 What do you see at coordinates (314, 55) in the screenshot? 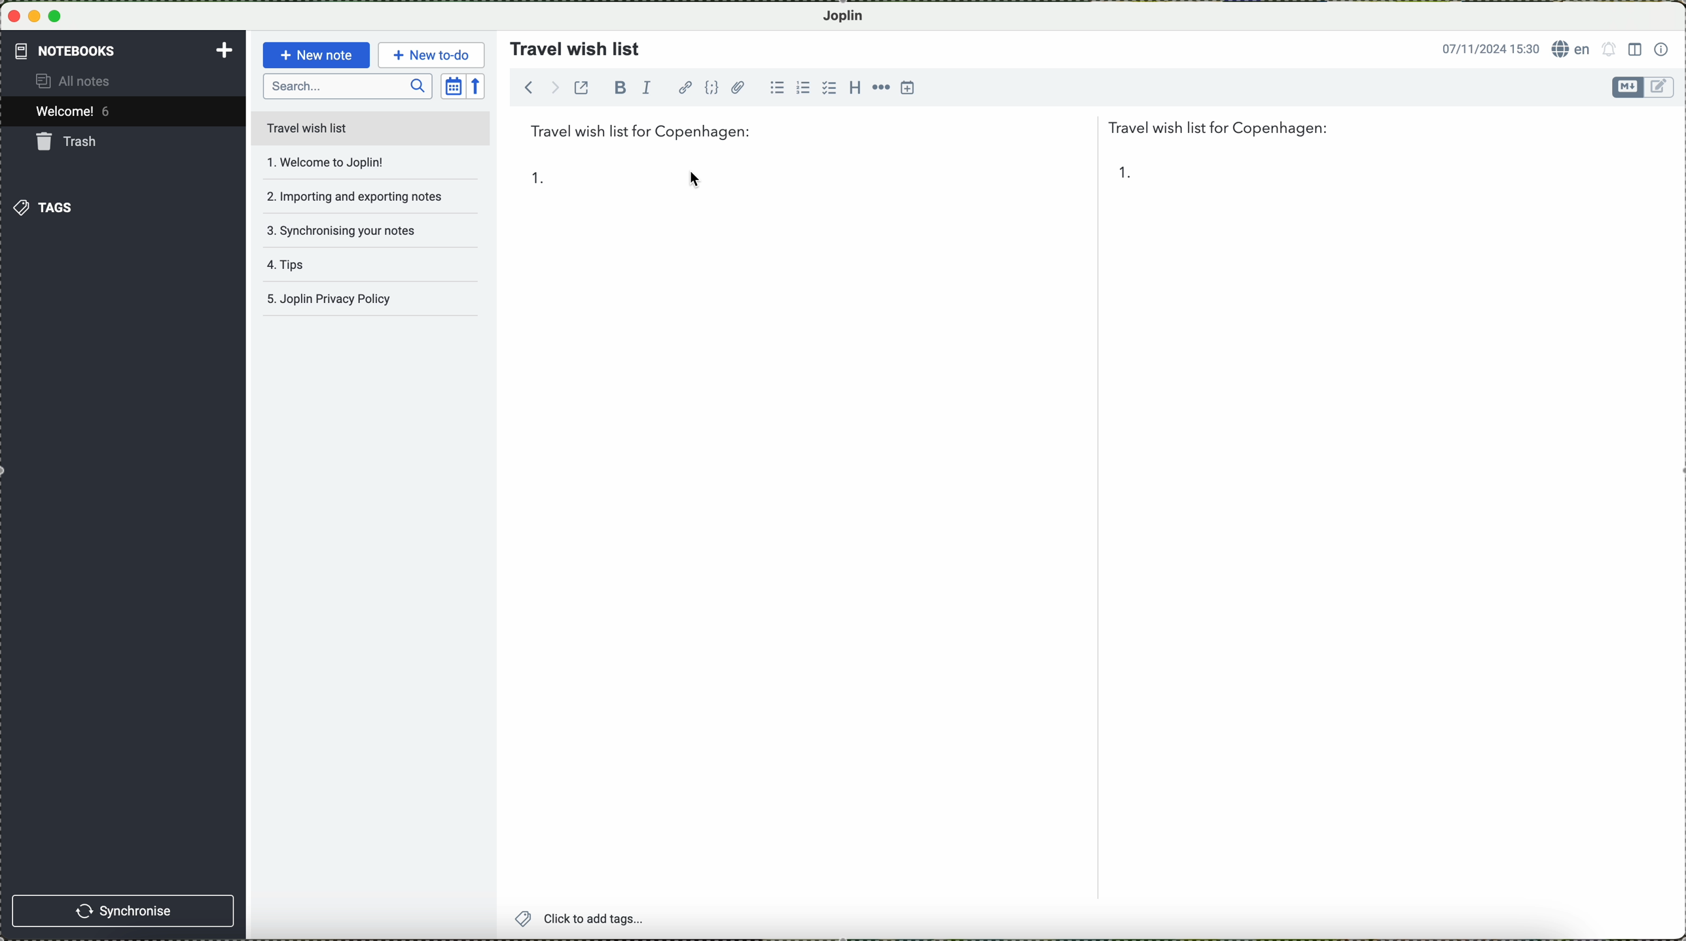
I see `new note button` at bounding box center [314, 55].